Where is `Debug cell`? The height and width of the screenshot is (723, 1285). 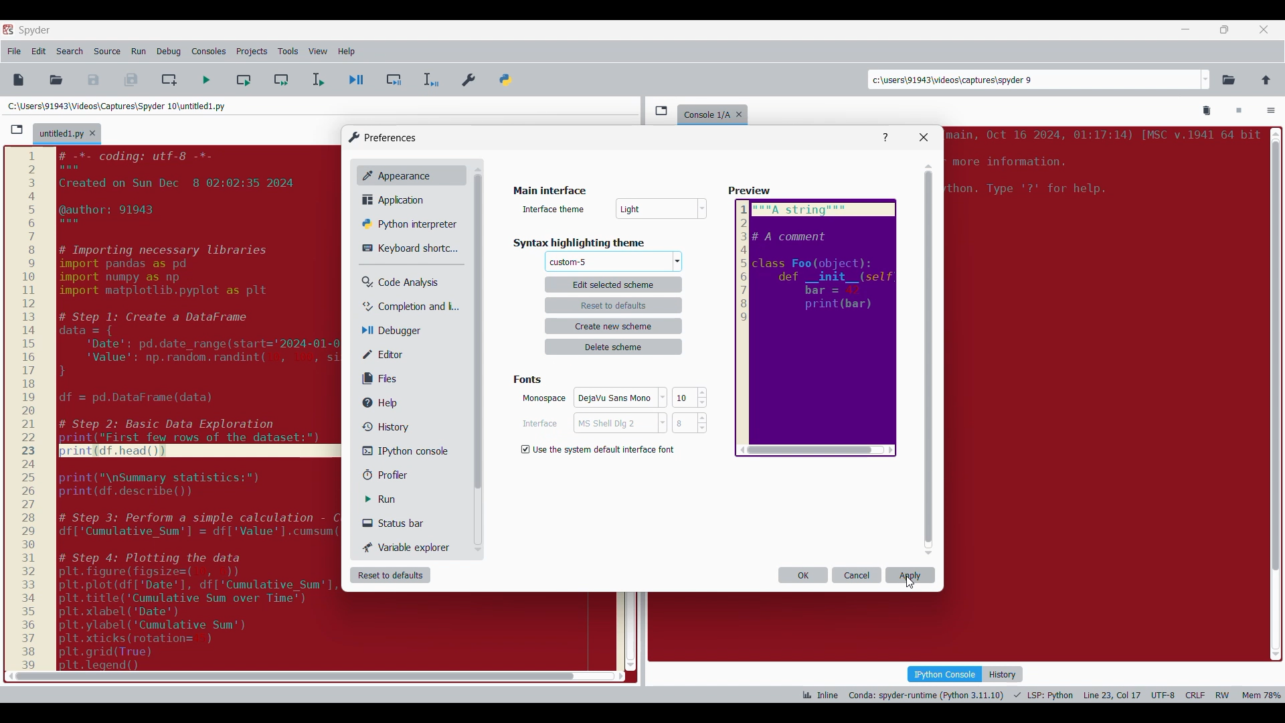
Debug cell is located at coordinates (394, 80).